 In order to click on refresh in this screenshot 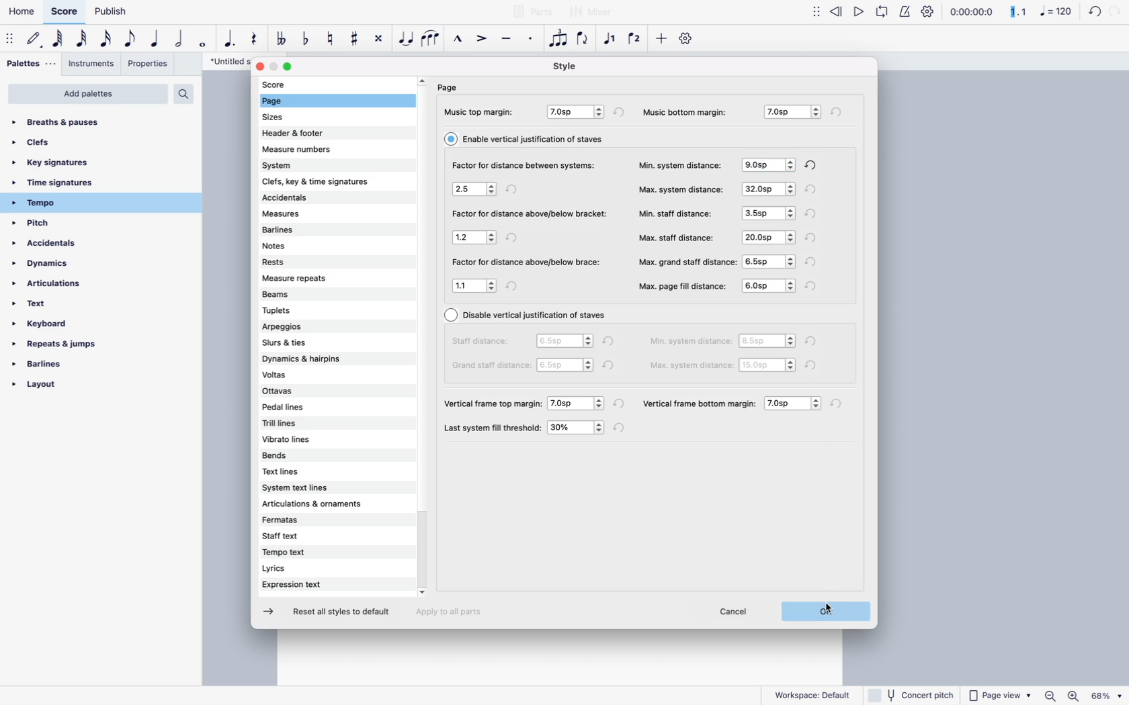, I will do `click(814, 261)`.